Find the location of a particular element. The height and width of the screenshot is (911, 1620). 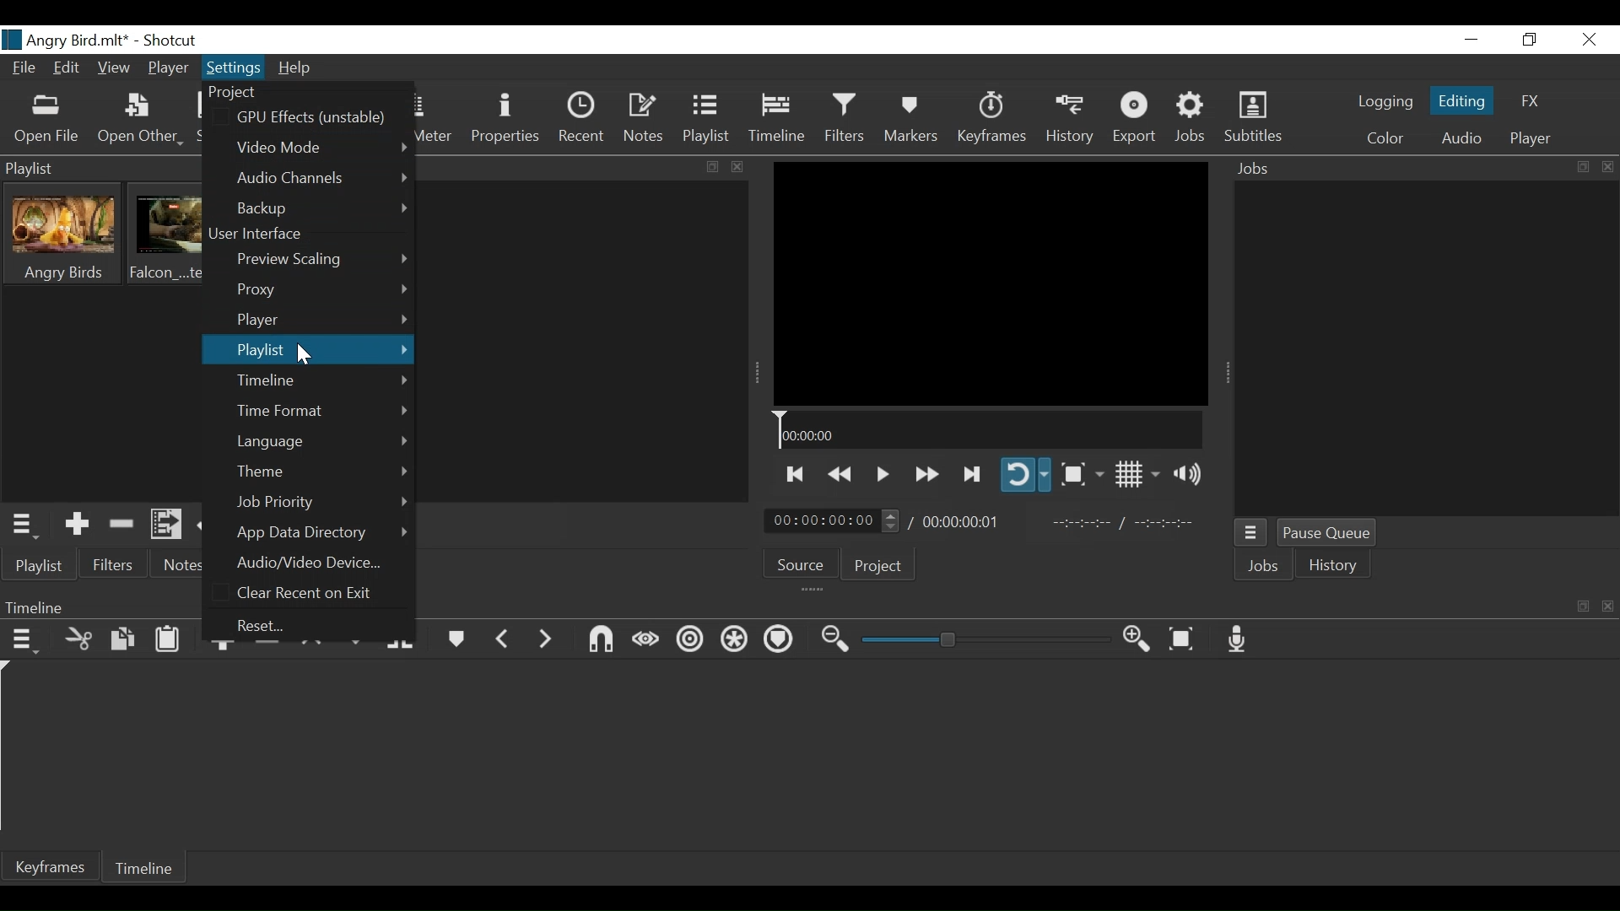

Jobs Menu is located at coordinates (1251, 534).